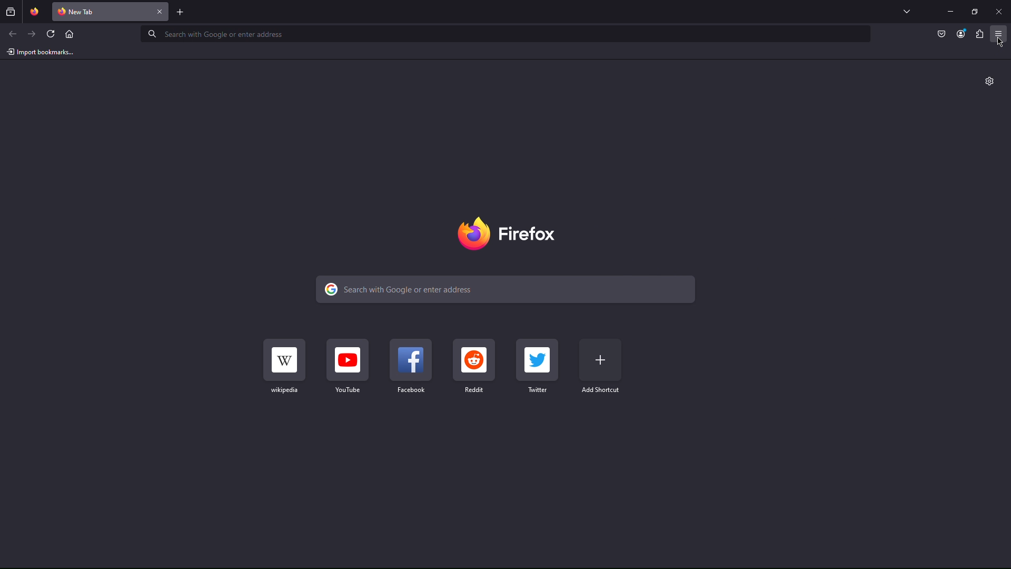 Image resolution: width=1011 pixels, height=569 pixels. I want to click on Maximize, so click(975, 11).